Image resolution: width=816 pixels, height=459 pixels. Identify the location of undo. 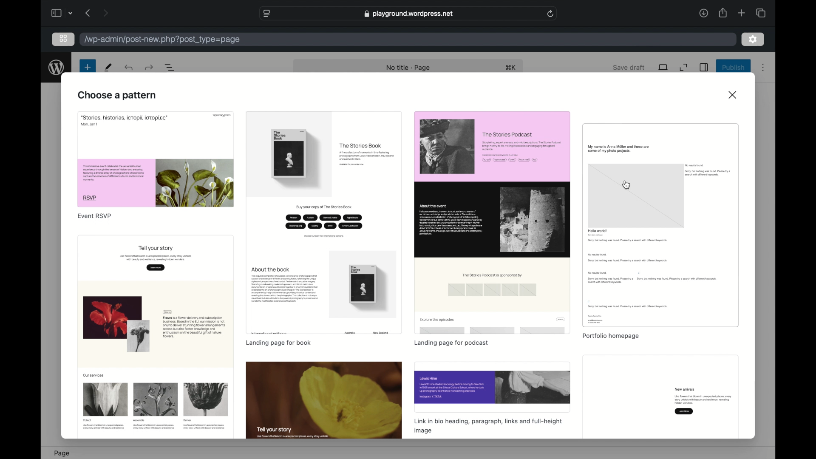
(149, 67).